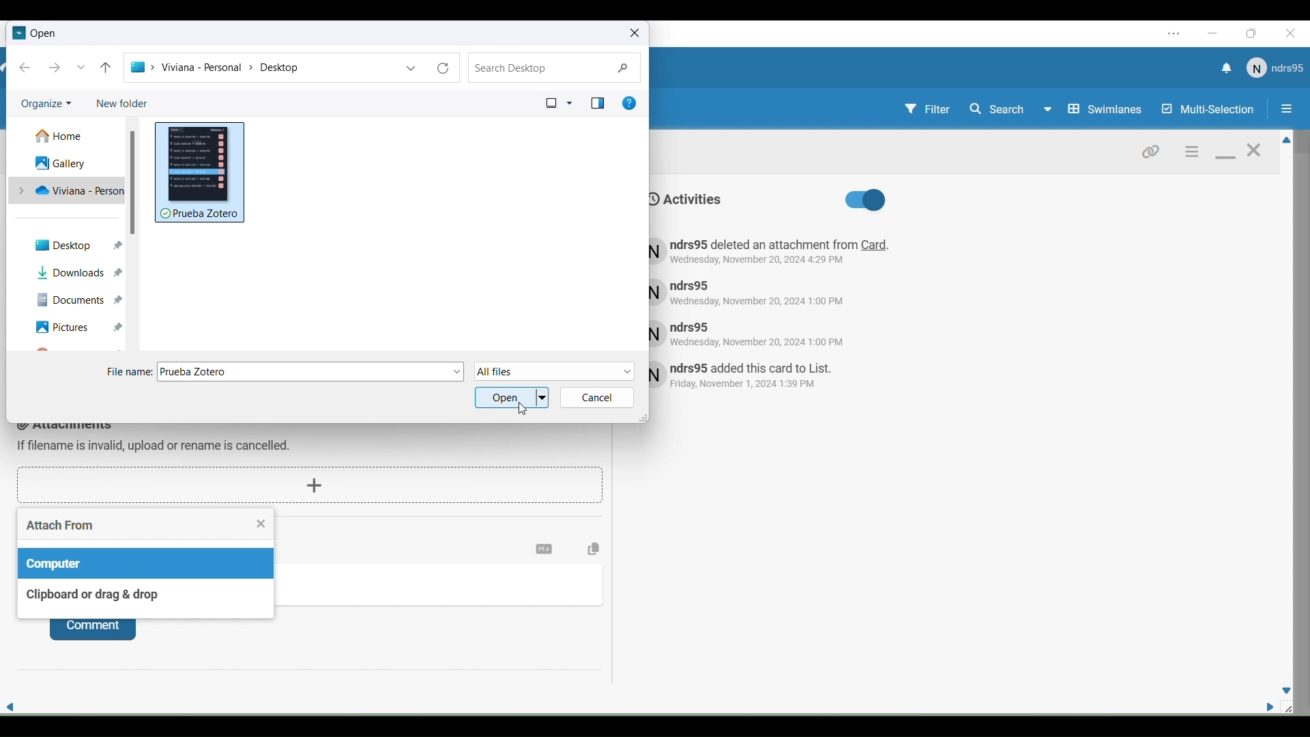 Image resolution: width=1310 pixels, height=737 pixels. I want to click on Add attachments button, so click(309, 486).